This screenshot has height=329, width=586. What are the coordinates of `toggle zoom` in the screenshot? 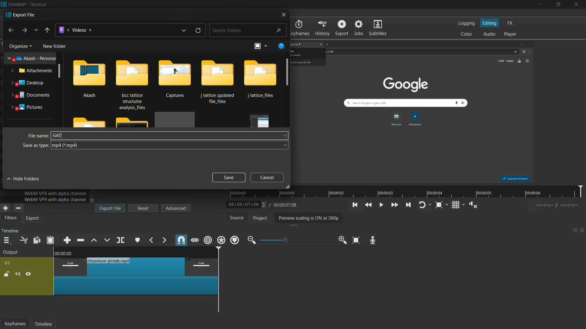 It's located at (439, 205).